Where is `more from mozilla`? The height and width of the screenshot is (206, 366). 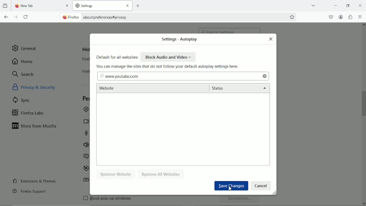 more from mozilla is located at coordinates (35, 126).